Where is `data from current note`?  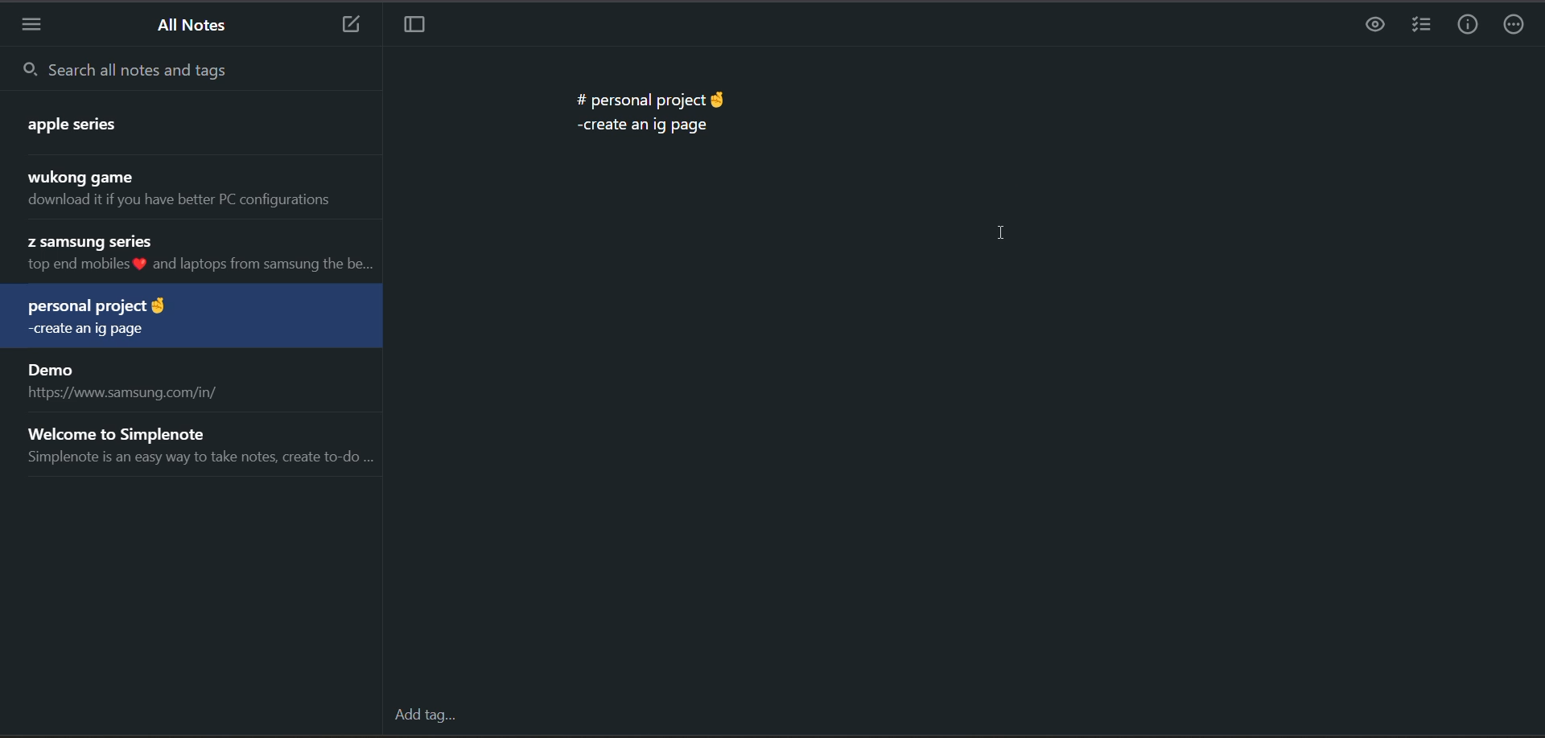
data from current note is located at coordinates (649, 108).